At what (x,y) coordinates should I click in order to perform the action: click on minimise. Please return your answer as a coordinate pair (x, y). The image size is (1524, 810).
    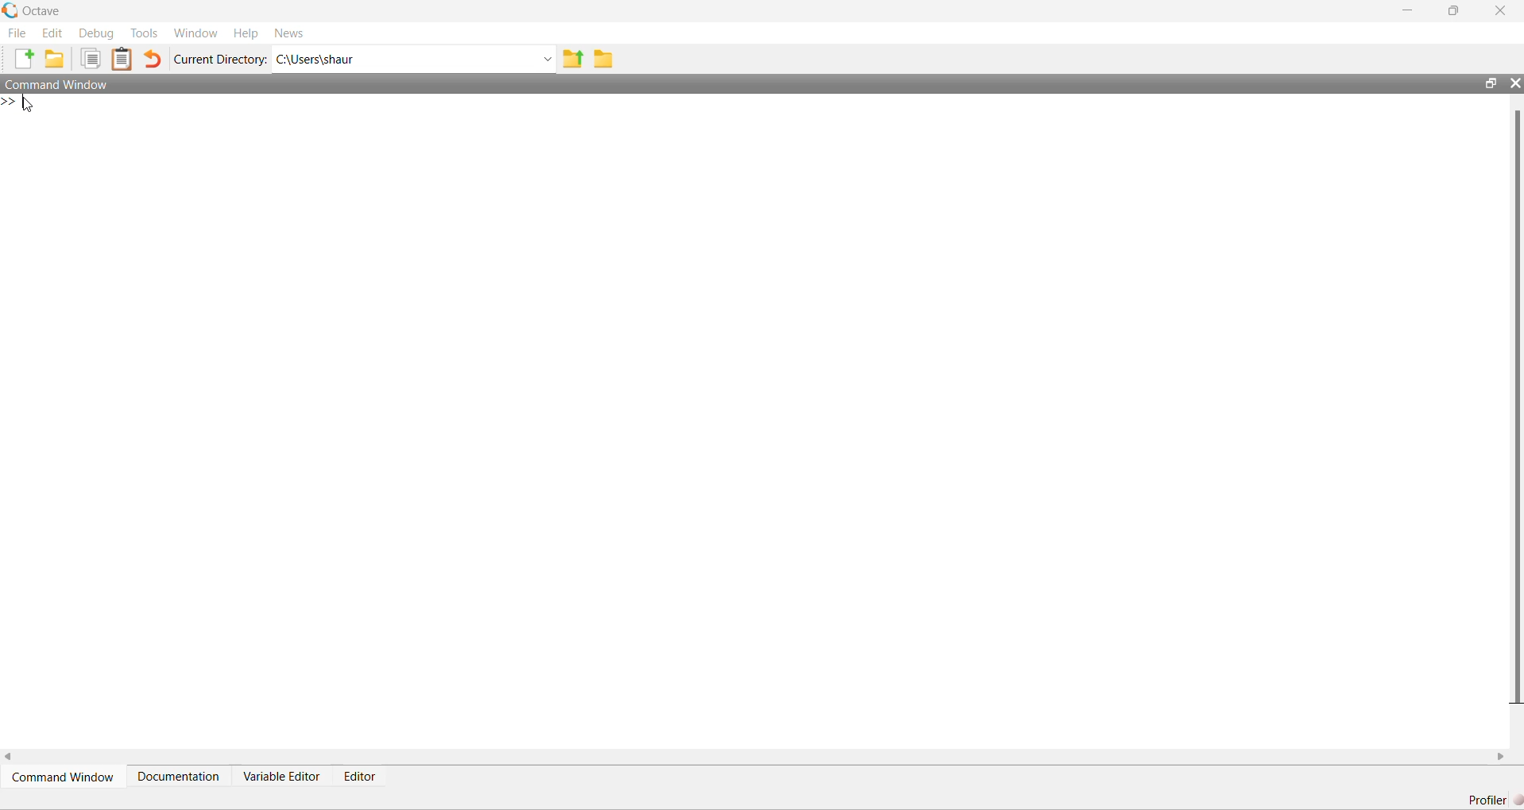
    Looking at the image, I should click on (1408, 10).